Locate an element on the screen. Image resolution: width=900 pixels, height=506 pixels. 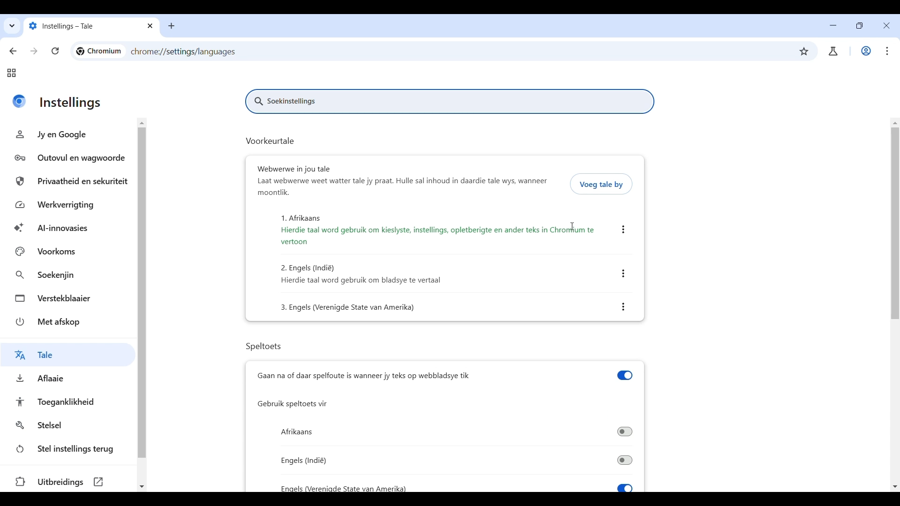
Logo and name of current site is located at coordinates (99, 51).